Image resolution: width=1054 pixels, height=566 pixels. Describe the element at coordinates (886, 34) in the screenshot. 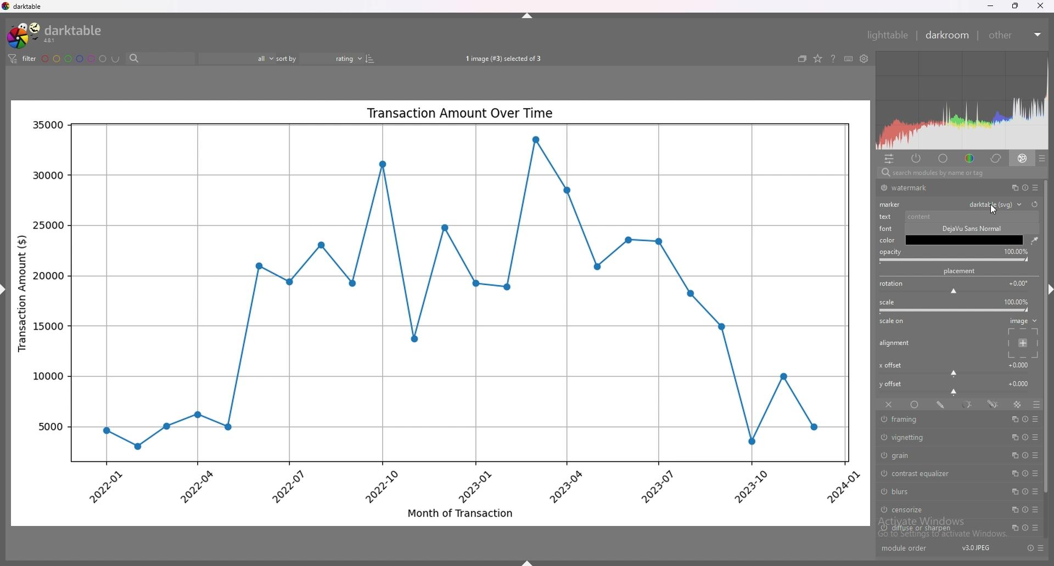

I see `lighttable` at that location.